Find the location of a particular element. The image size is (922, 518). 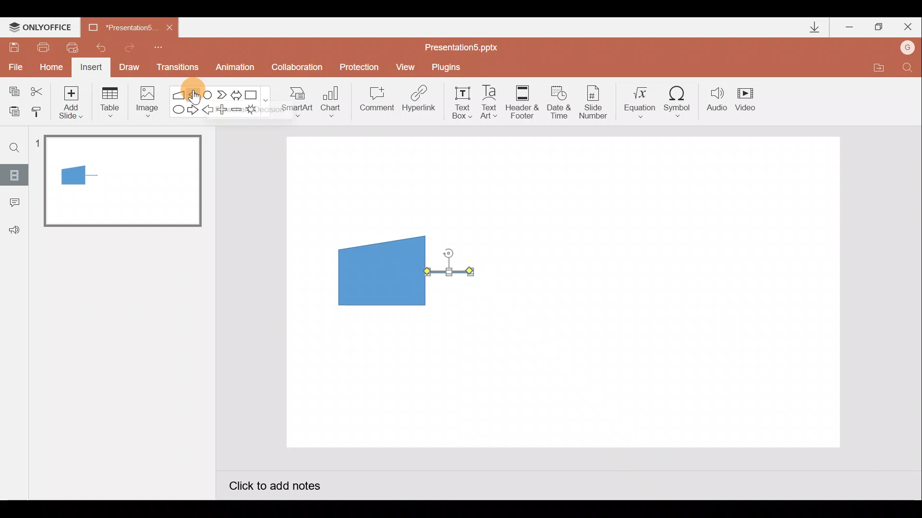

Undo is located at coordinates (103, 47).